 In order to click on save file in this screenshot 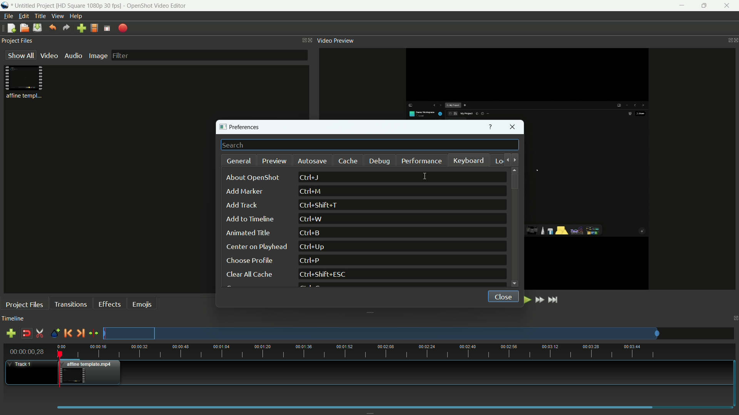, I will do `click(37, 28)`.